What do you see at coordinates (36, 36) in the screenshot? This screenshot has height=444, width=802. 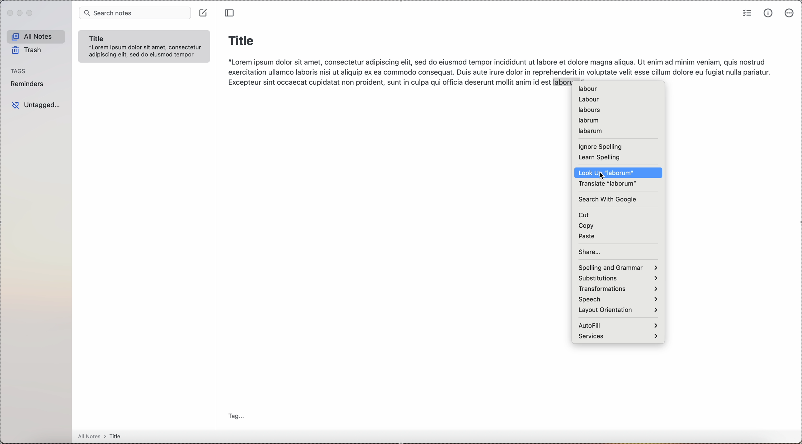 I see `all notes` at bounding box center [36, 36].